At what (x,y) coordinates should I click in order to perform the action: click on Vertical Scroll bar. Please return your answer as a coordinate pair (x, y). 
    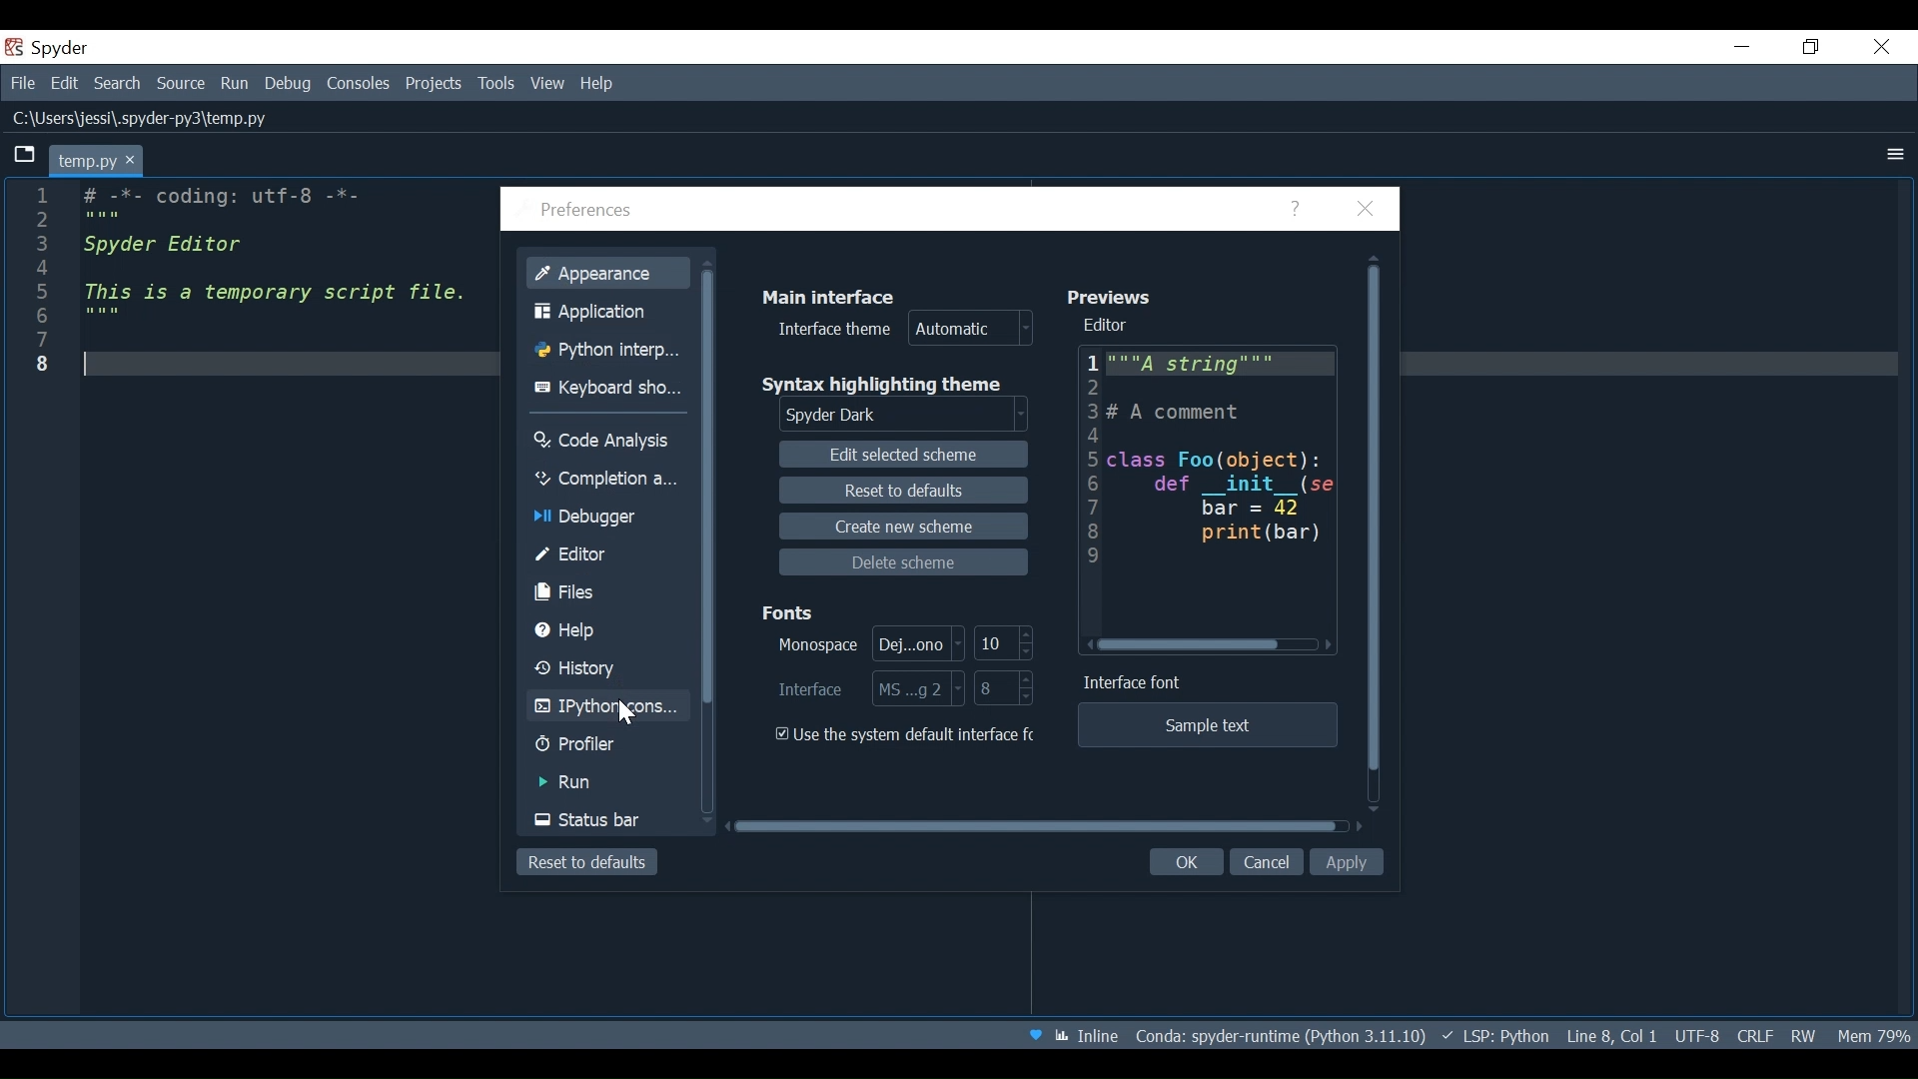
    Looking at the image, I should click on (1379, 531).